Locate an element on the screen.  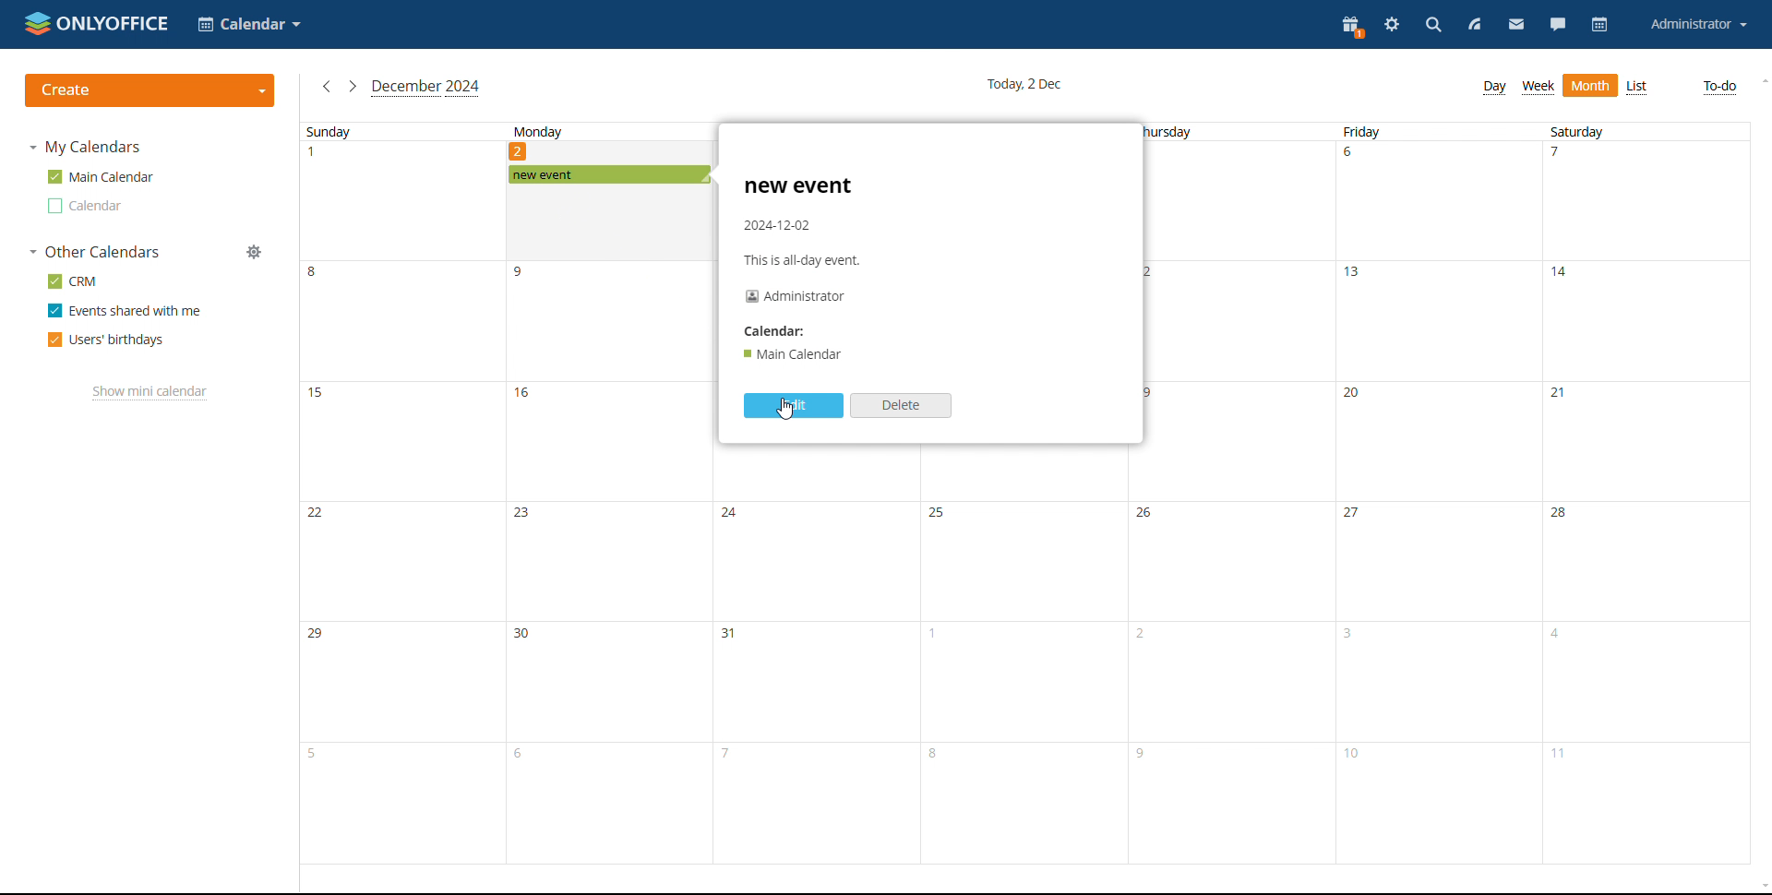
thursday is located at coordinates (1235, 492).